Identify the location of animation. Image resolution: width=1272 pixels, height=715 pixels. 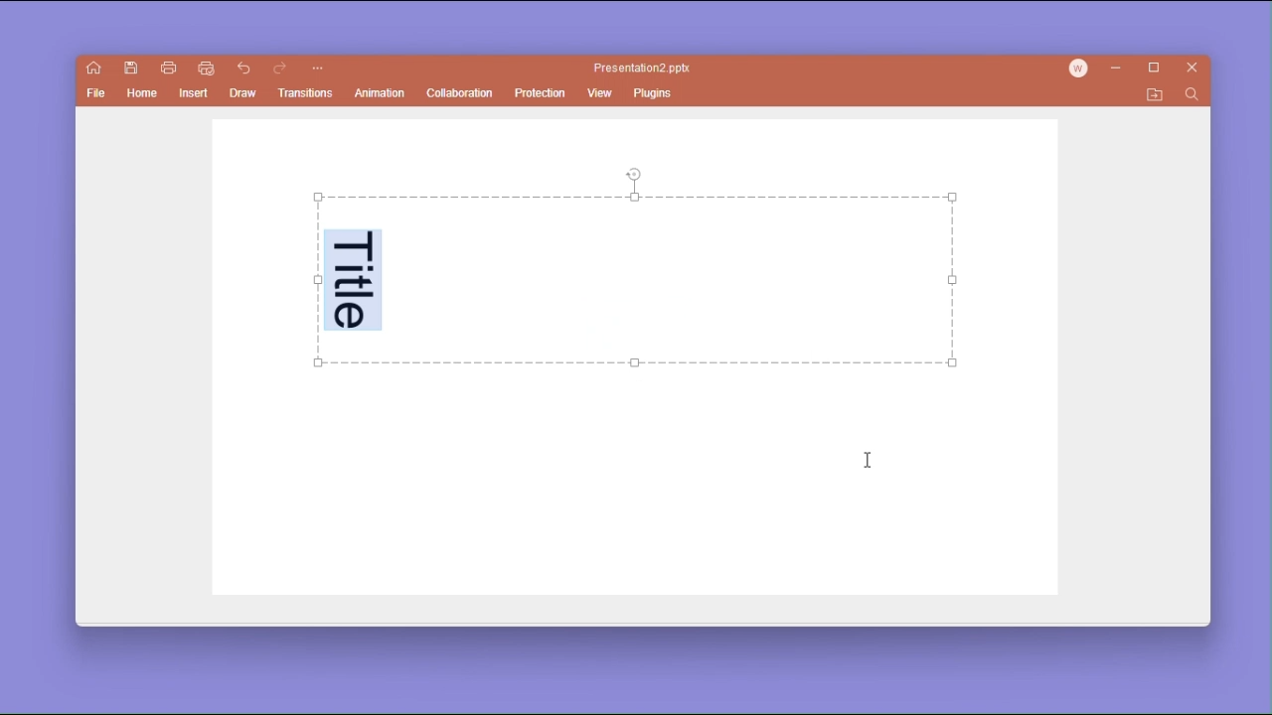
(381, 94).